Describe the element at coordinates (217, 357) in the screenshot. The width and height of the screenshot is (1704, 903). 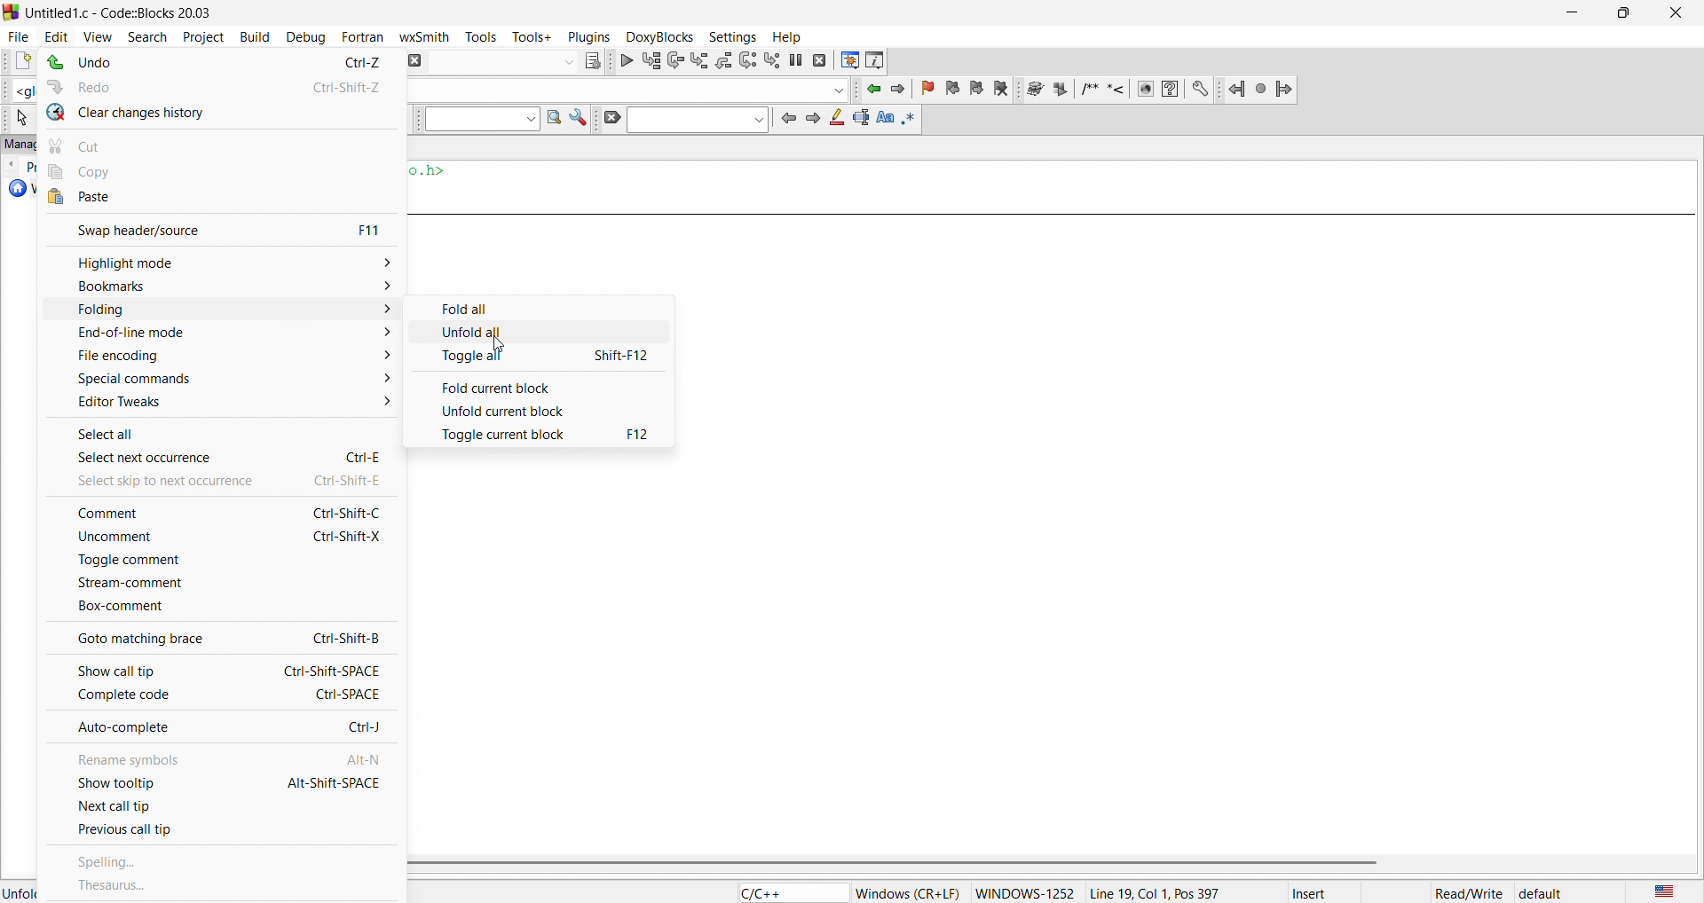
I see `file encoding` at that location.